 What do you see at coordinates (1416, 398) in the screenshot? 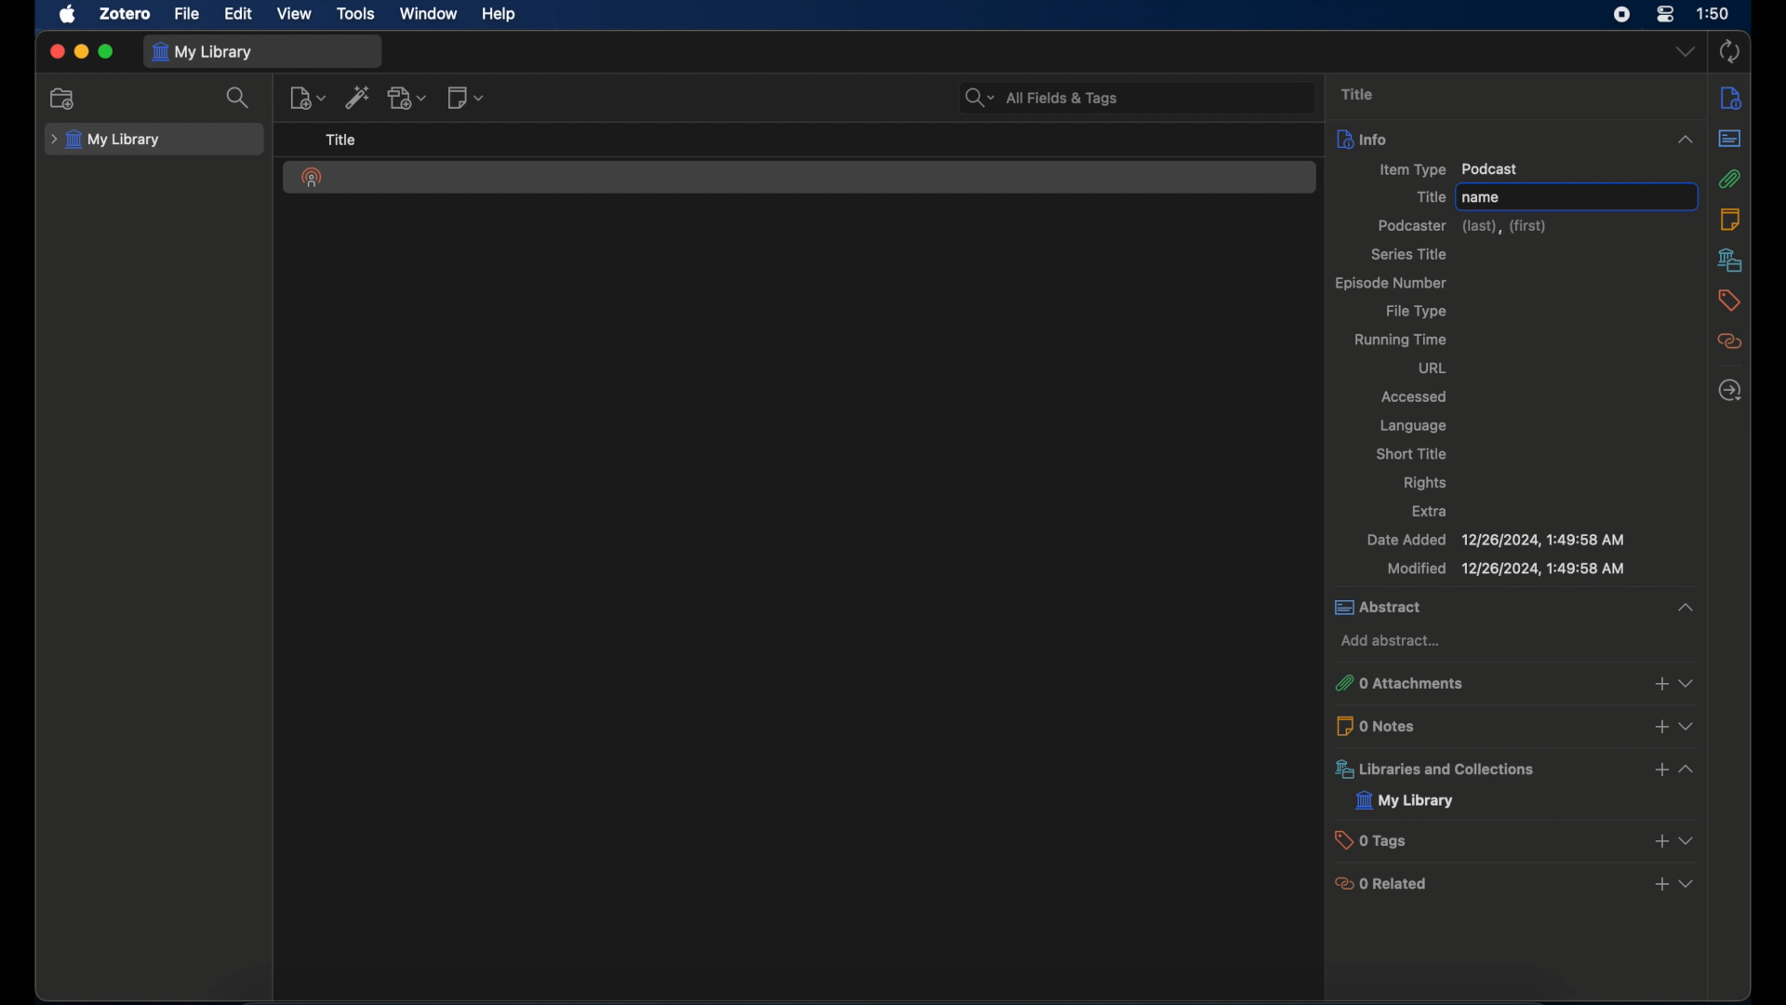
I see `accessed` at bounding box center [1416, 398].